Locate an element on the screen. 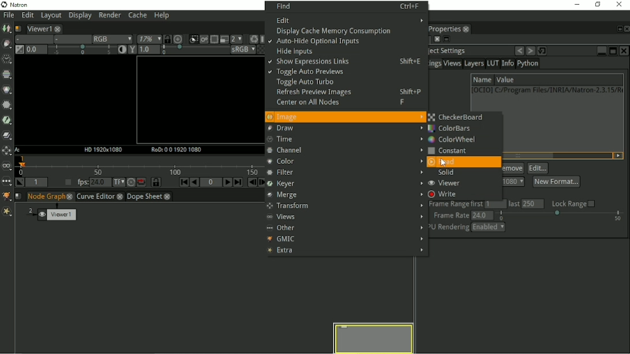 The height and width of the screenshot is (354, 630). Solid is located at coordinates (449, 172).